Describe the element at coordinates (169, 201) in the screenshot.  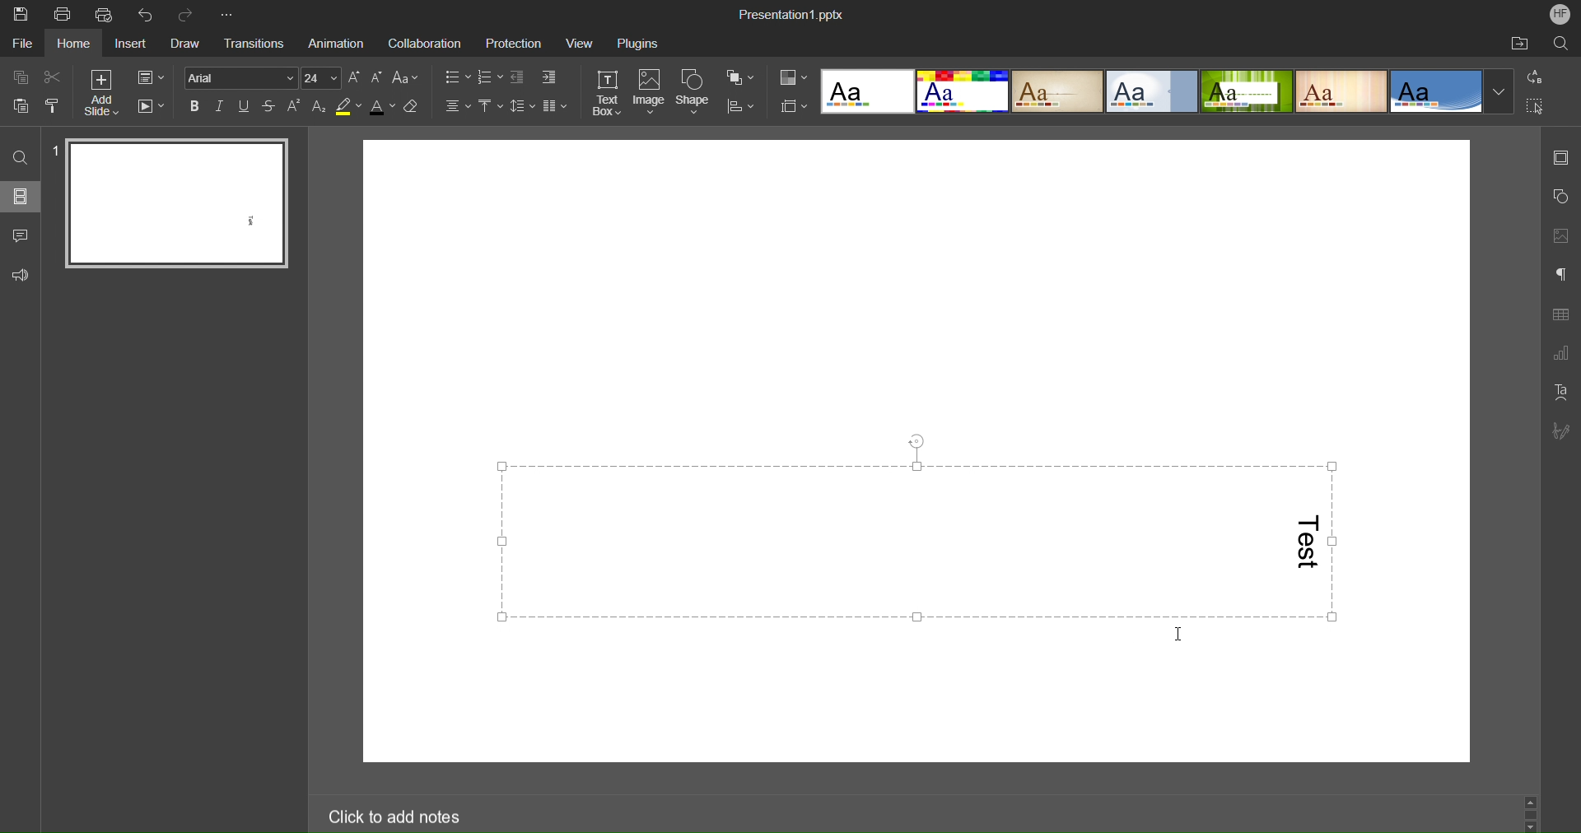
I see `Slide 1` at that location.